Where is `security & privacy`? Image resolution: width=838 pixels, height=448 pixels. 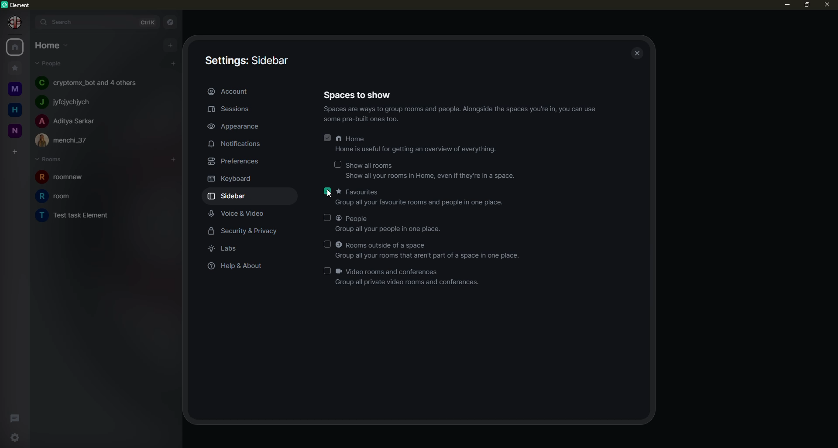
security & privacy is located at coordinates (247, 233).